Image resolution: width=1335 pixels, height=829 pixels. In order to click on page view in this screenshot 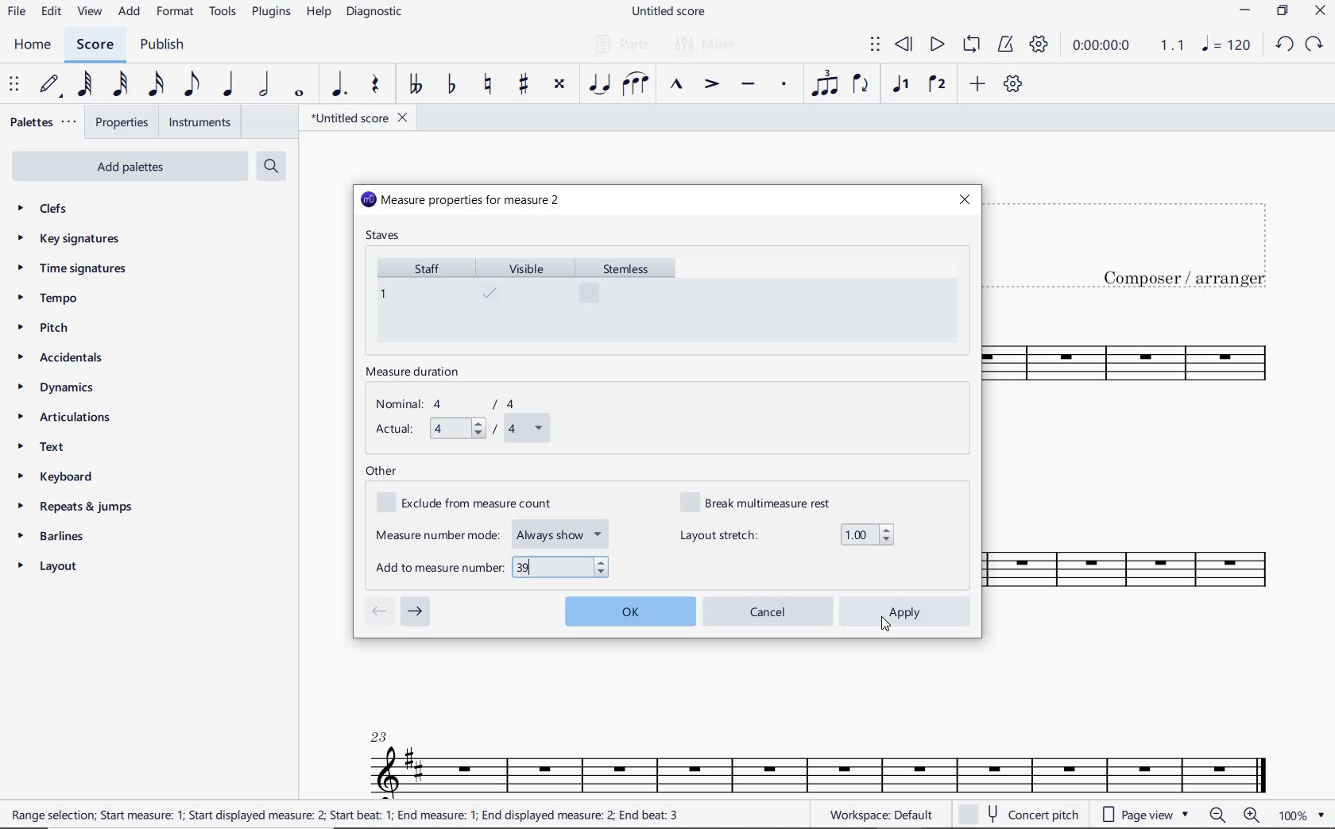, I will do `click(1143, 814)`.